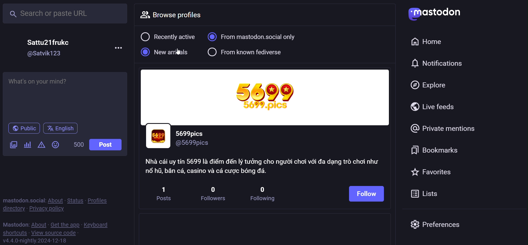 Image resolution: width=528 pixels, height=245 pixels. Describe the element at coordinates (244, 52) in the screenshot. I see `from known fediverse` at that location.